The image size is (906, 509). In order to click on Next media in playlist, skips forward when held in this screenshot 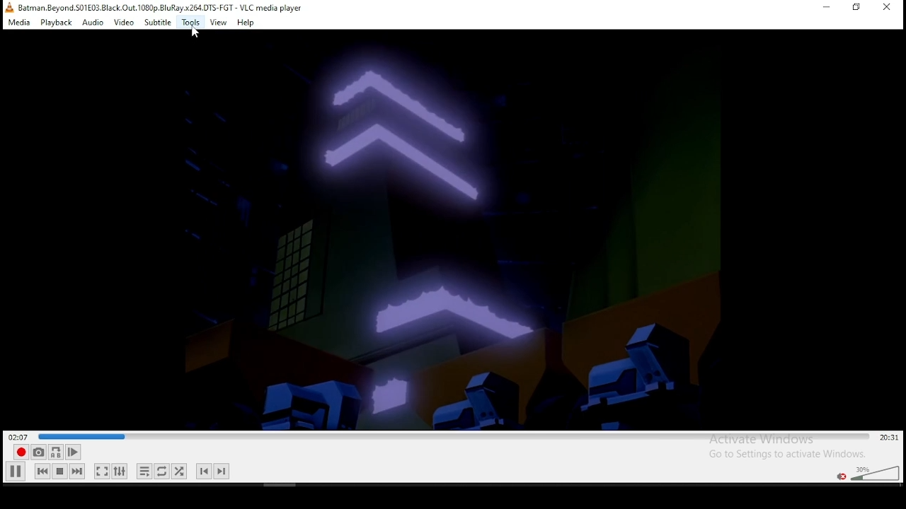, I will do `click(76, 472)`.